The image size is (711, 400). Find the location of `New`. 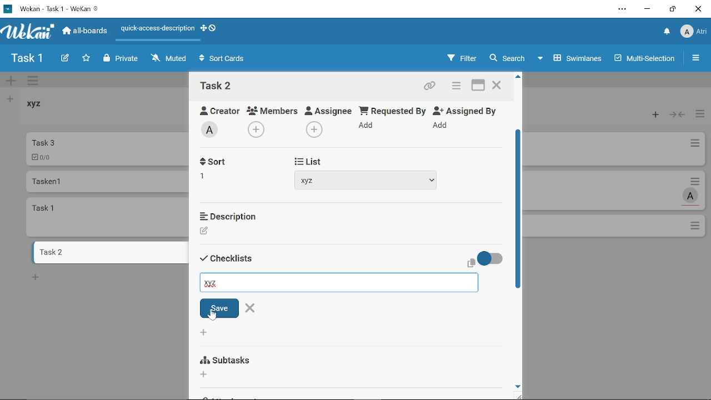

New is located at coordinates (36, 277).